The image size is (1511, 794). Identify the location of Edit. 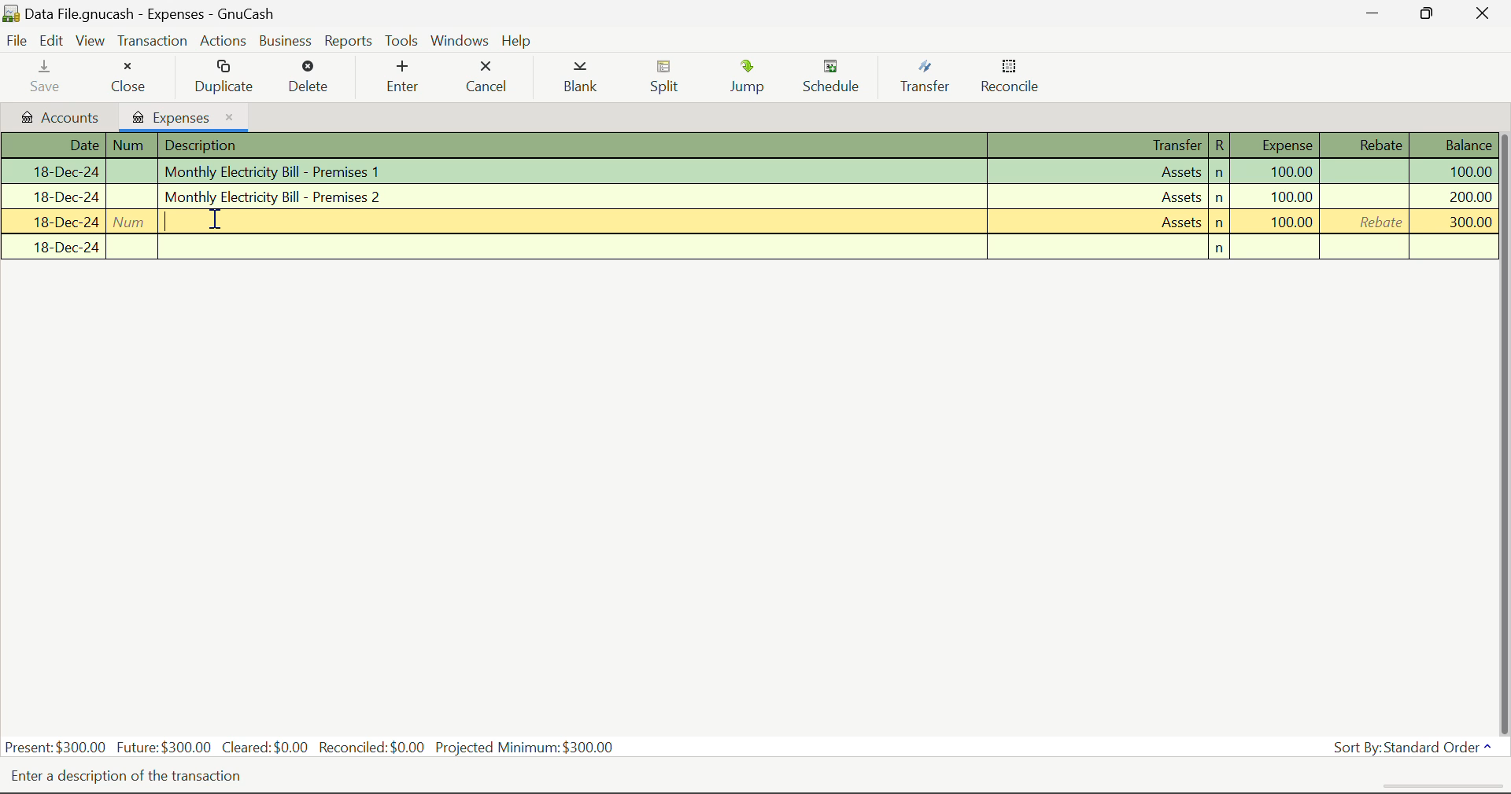
(54, 42).